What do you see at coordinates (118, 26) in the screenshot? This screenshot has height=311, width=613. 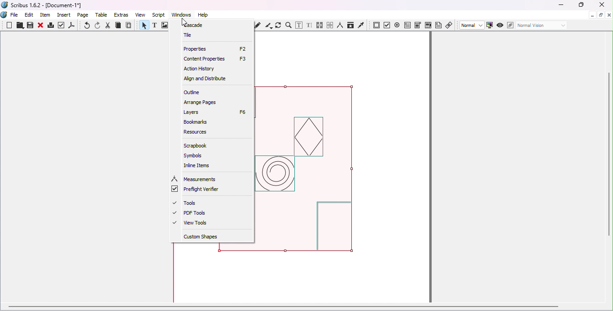 I see `Copy` at bounding box center [118, 26].